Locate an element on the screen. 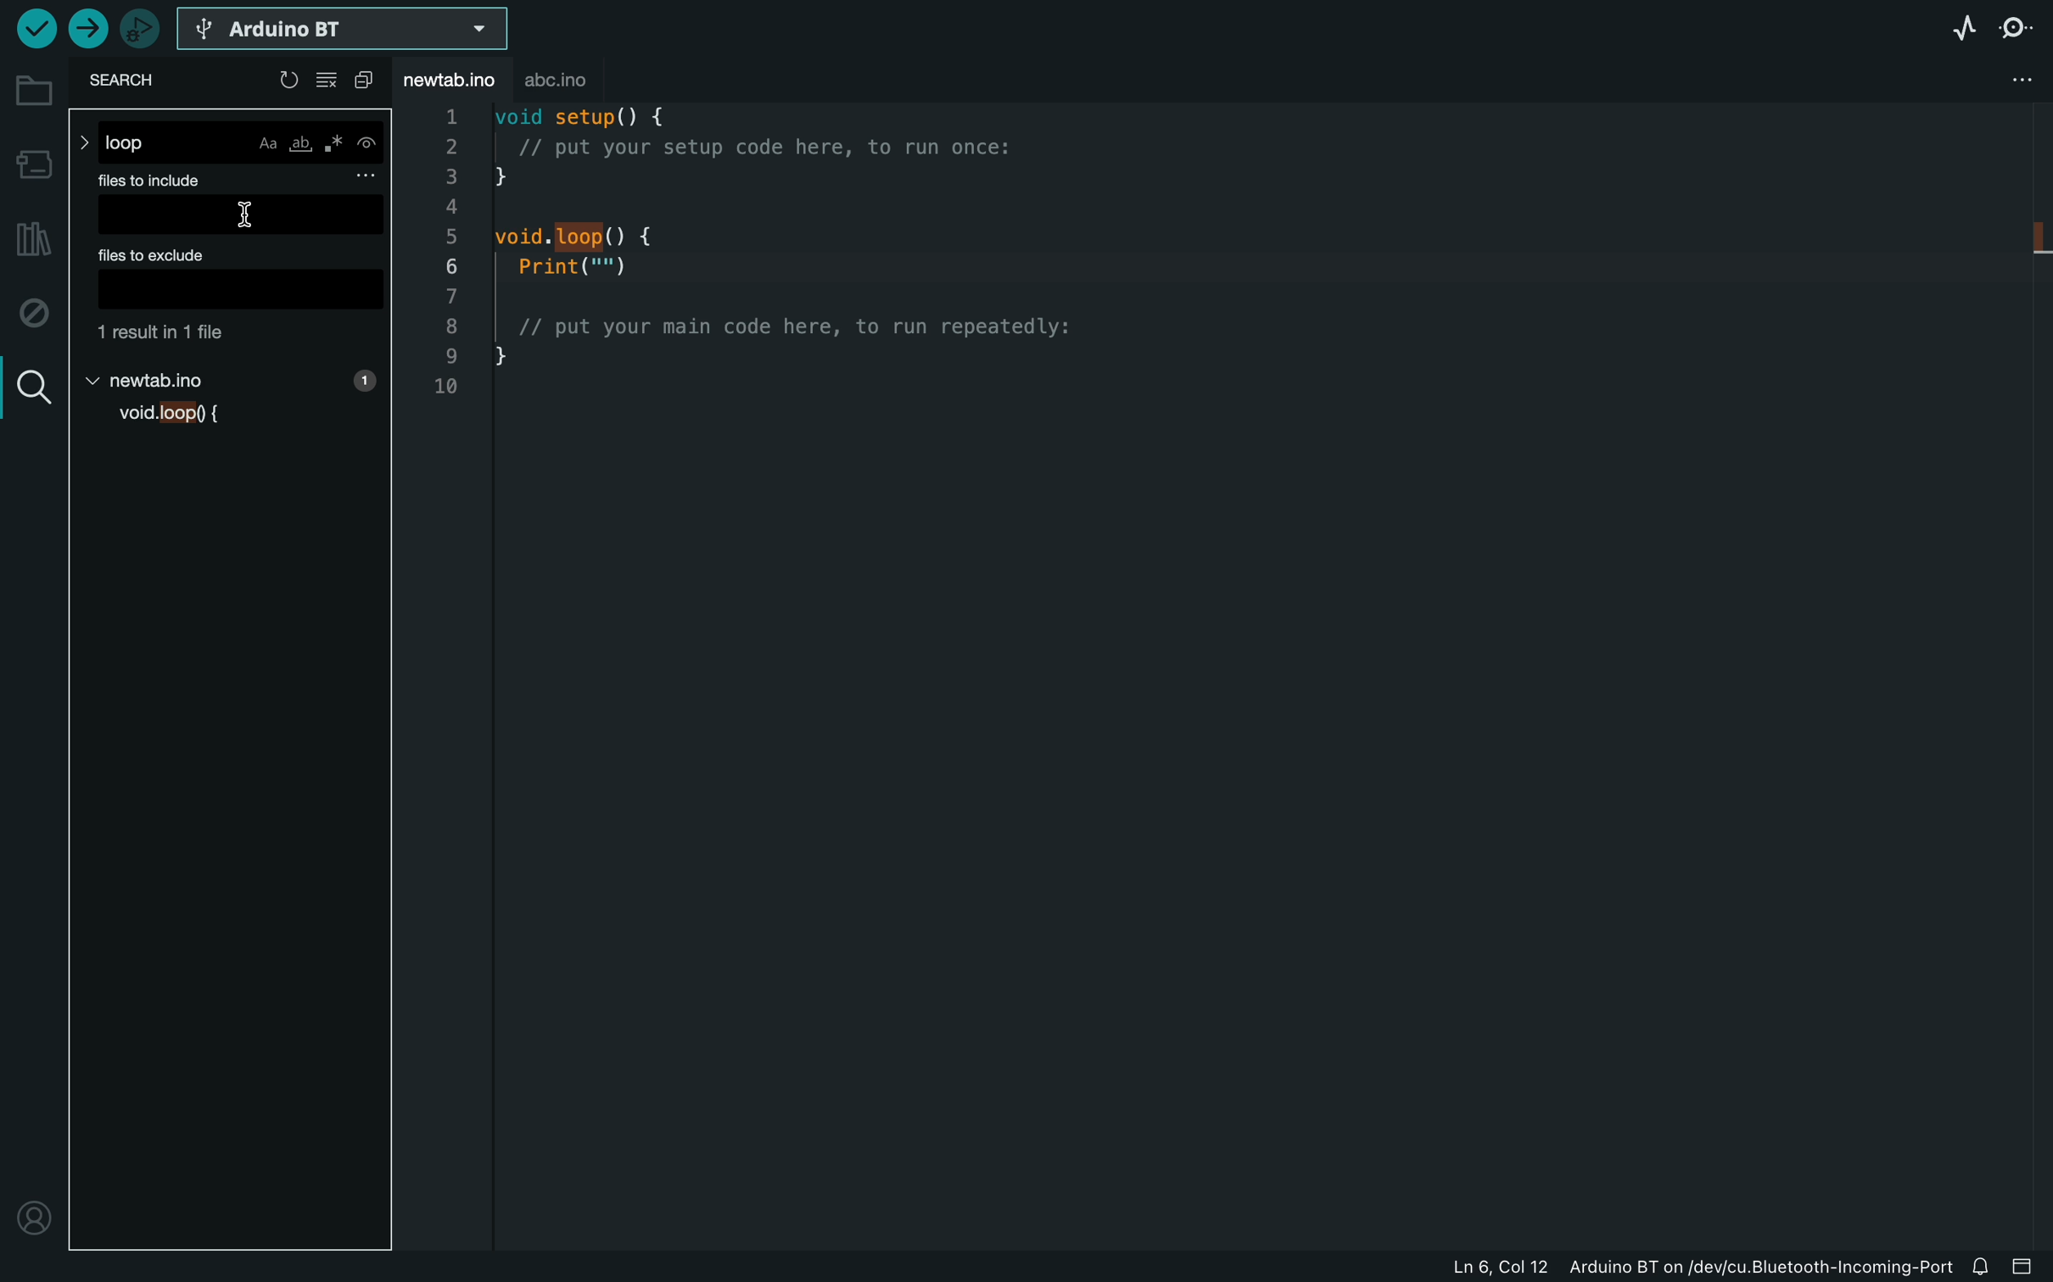 The image size is (2053, 1282). cursor is located at coordinates (243, 217).